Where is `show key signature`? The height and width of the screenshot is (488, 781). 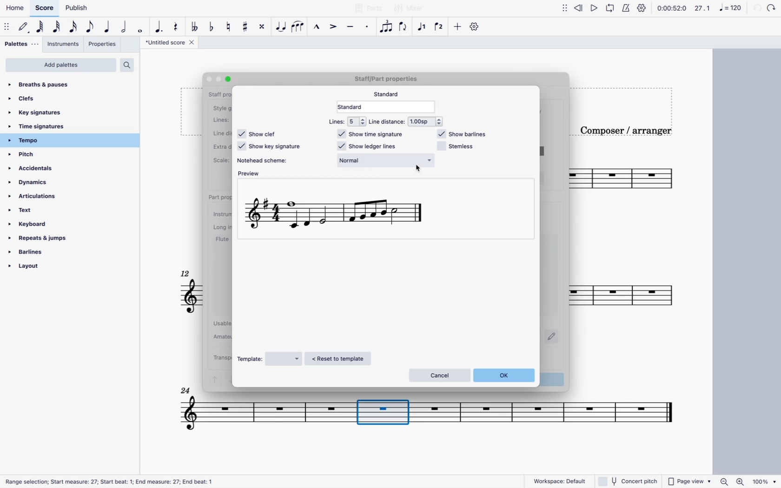 show key signature is located at coordinates (270, 147).